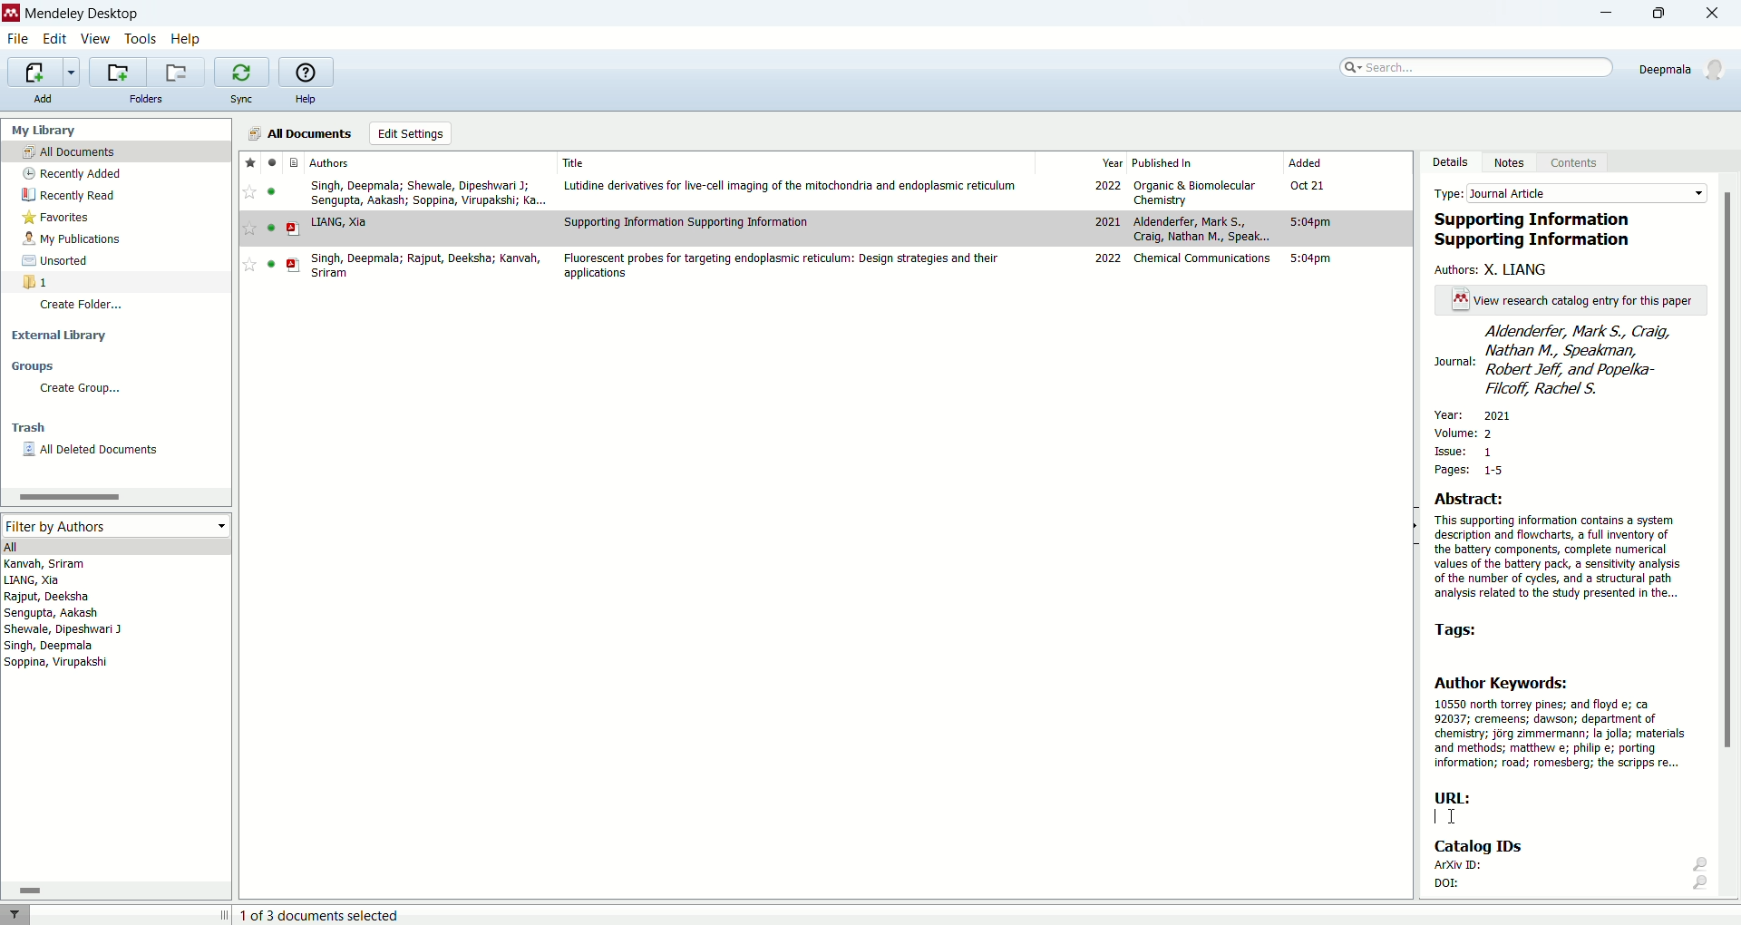 Image resolution: width=1741 pixels, height=925 pixels. Describe the element at coordinates (274, 161) in the screenshot. I see `read/unread` at that location.